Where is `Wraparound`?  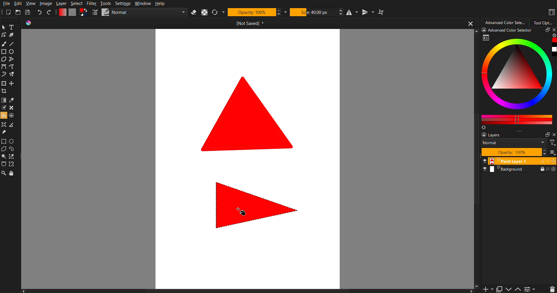
Wraparound is located at coordinates (382, 12).